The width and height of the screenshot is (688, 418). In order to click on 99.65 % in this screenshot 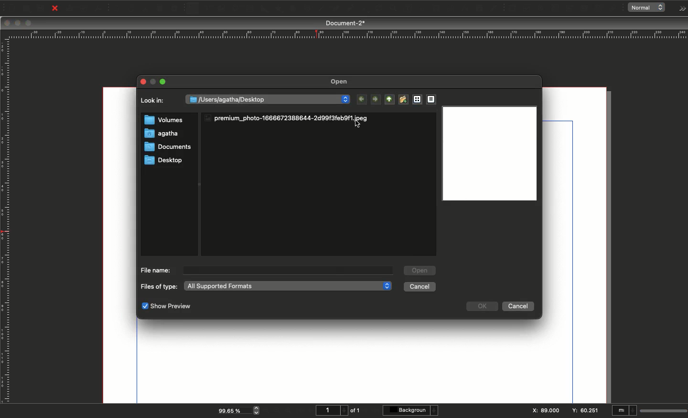, I will do `click(232, 410)`.